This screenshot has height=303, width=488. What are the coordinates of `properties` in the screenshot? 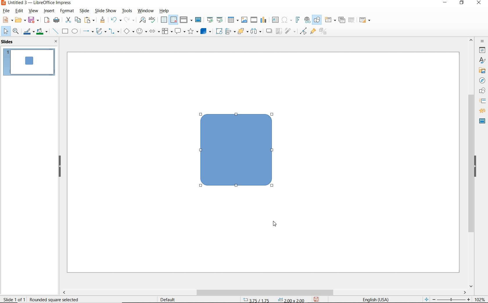 It's located at (481, 50).